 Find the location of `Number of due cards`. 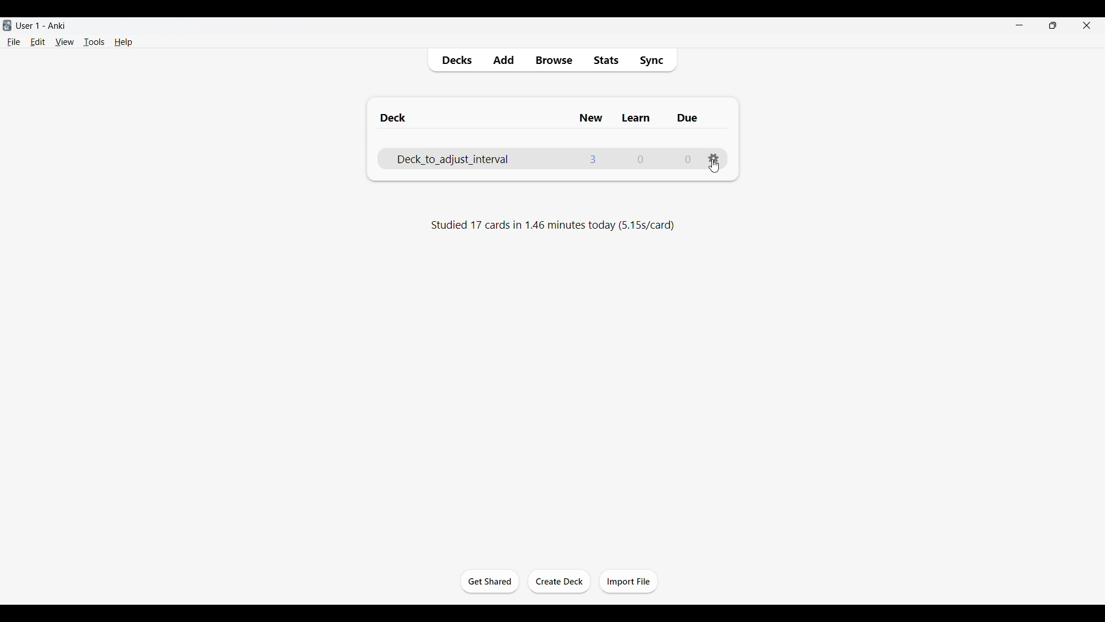

Number of due cards is located at coordinates (688, 158).